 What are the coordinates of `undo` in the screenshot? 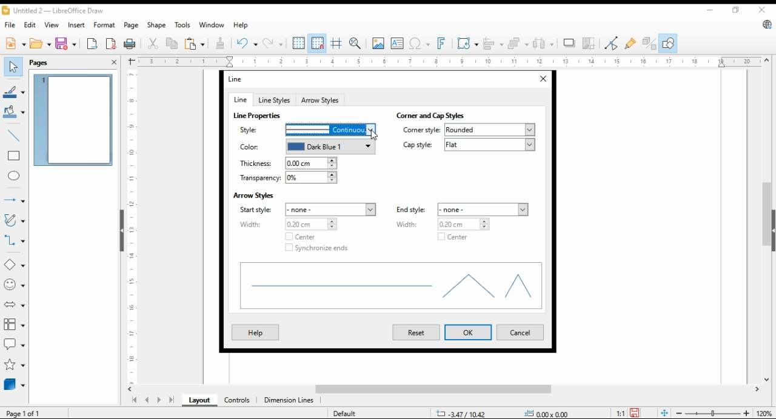 It's located at (247, 42).